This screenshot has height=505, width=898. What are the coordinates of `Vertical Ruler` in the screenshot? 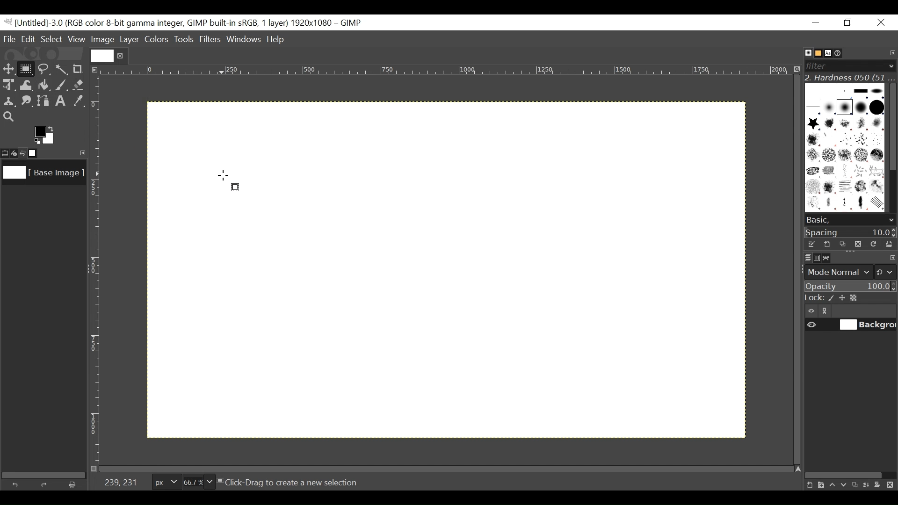 It's located at (96, 270).